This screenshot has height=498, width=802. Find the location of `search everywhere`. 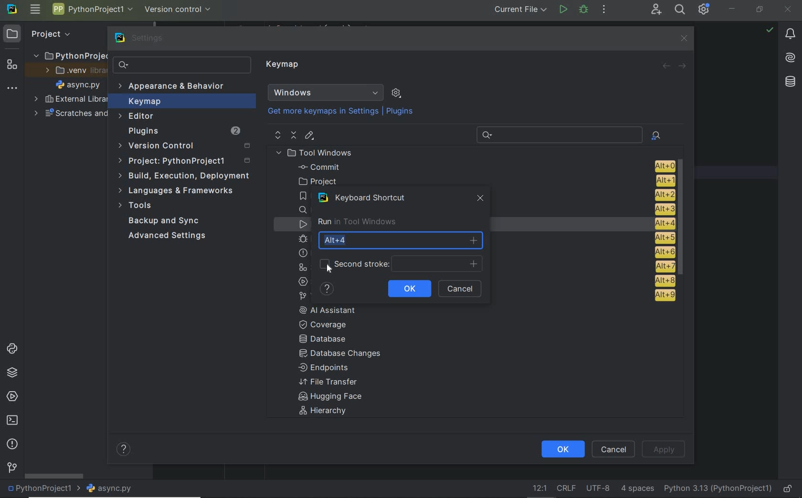

search everywhere is located at coordinates (680, 10).